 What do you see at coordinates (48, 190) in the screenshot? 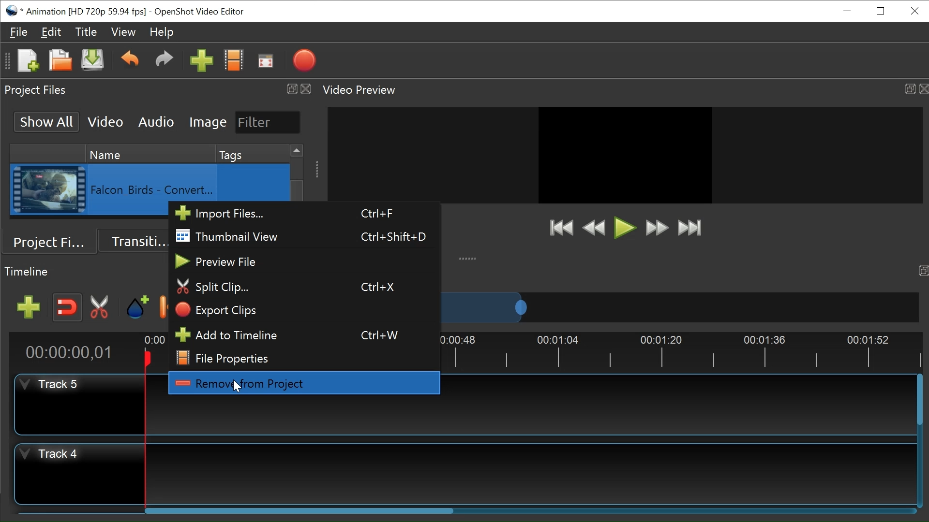
I see `Clip` at bounding box center [48, 190].